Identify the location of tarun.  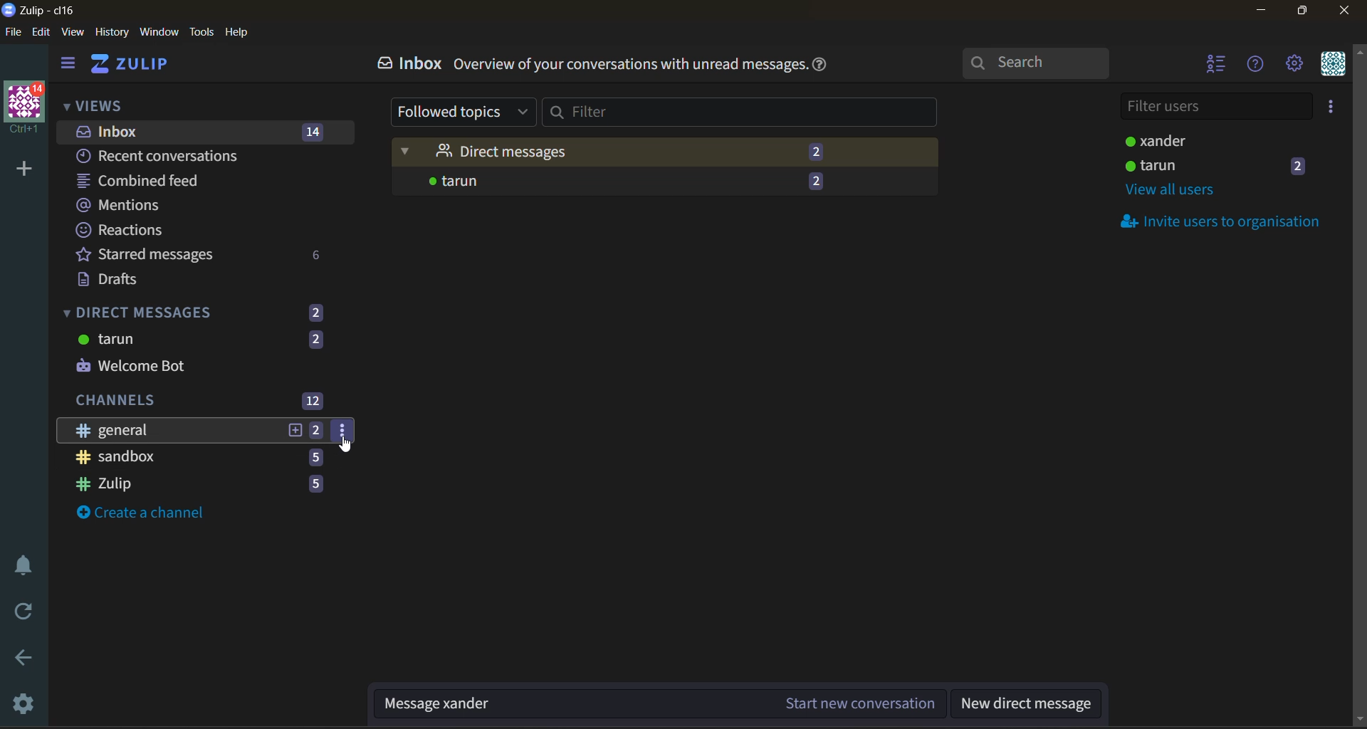
(201, 341).